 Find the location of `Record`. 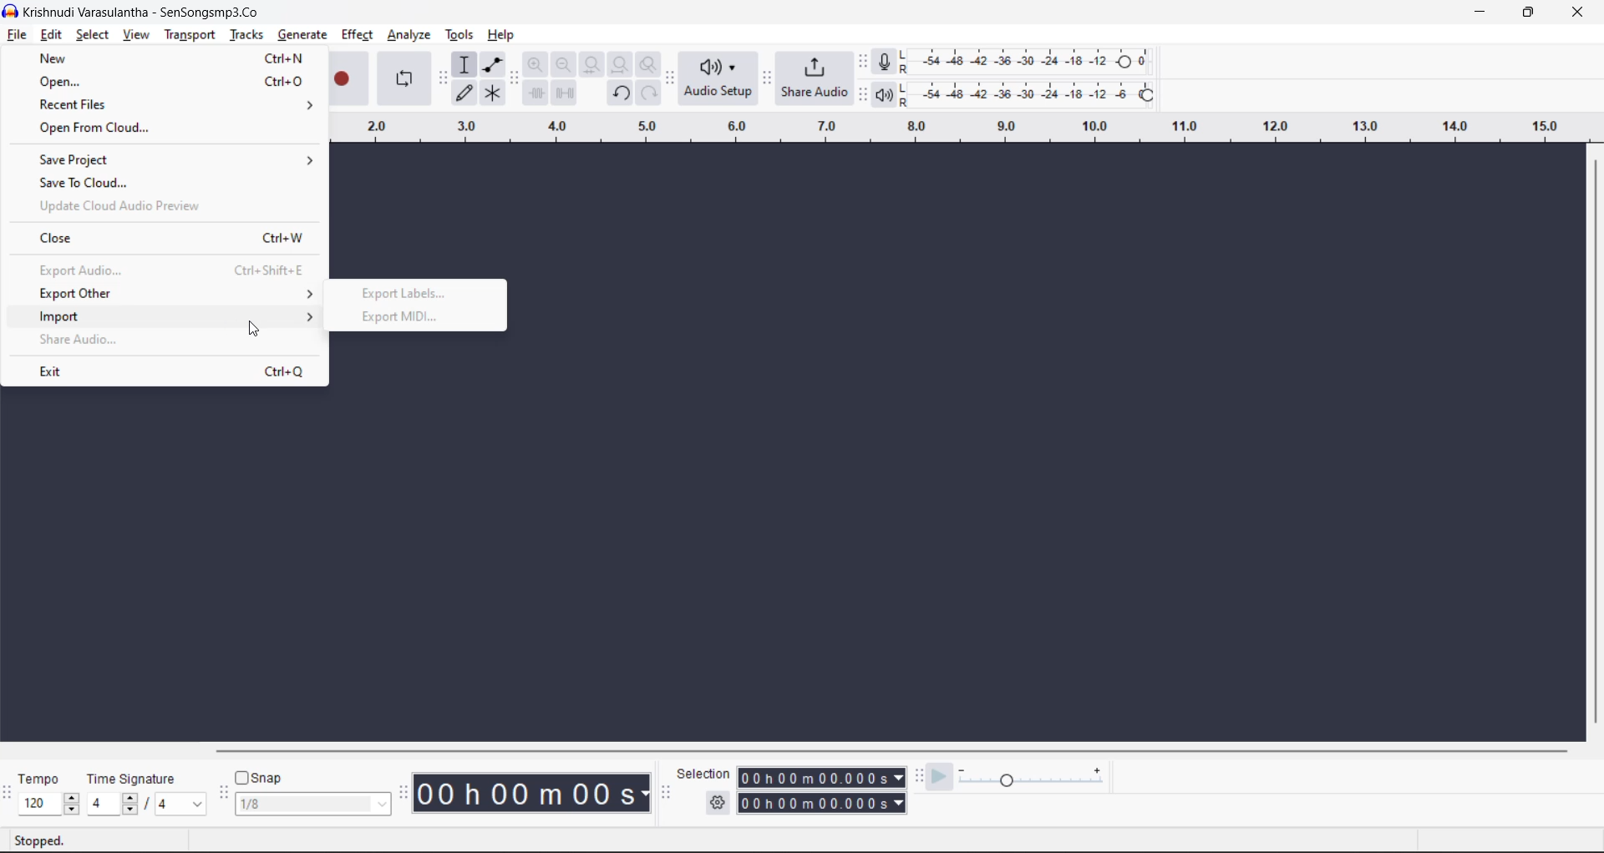

Record is located at coordinates (348, 75).